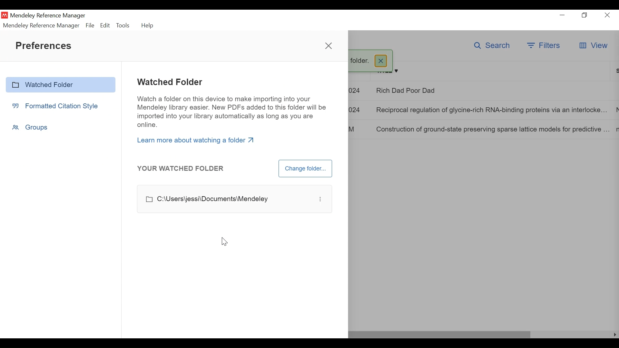 This screenshot has width=619, height=348. Describe the element at coordinates (4, 15) in the screenshot. I see `Mendeley Desktop Icn` at that location.